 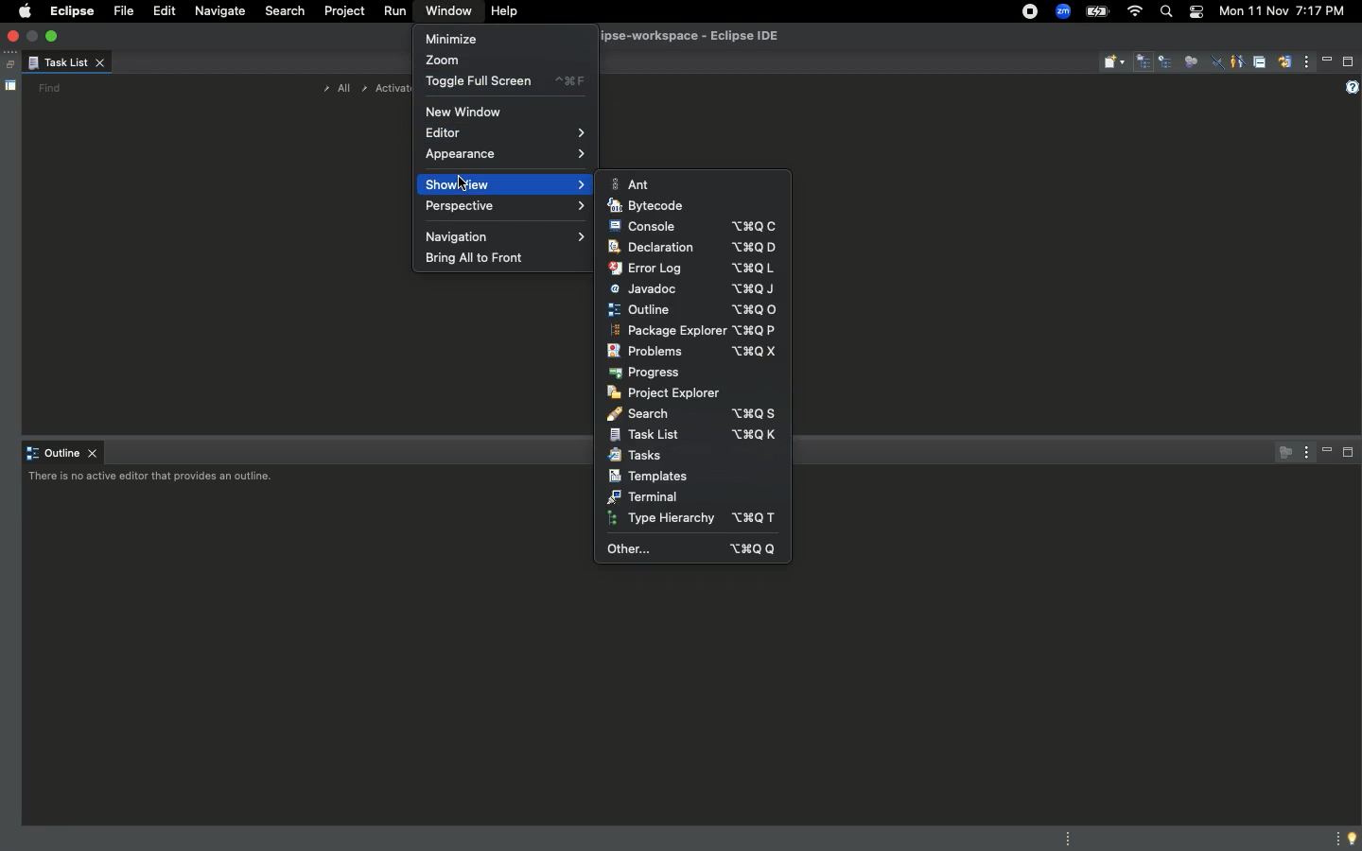 What do you see at coordinates (220, 13) in the screenshot?
I see `Navigate` at bounding box center [220, 13].